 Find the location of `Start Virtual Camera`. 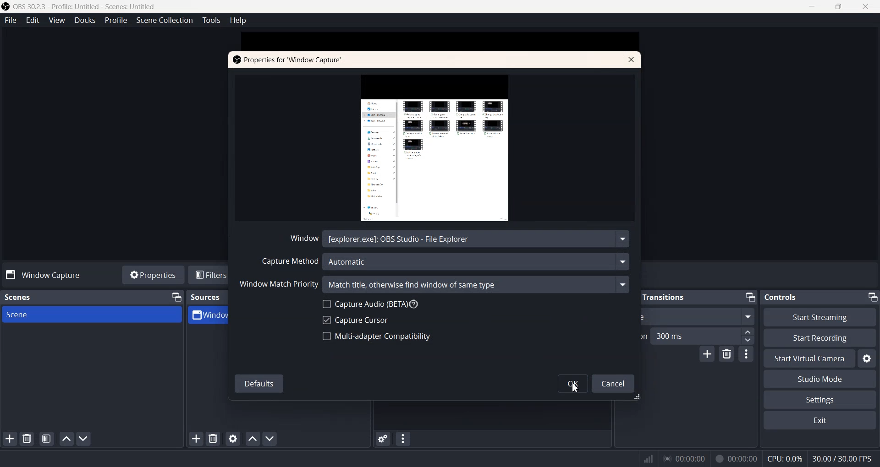

Start Virtual Camera is located at coordinates (808, 358).